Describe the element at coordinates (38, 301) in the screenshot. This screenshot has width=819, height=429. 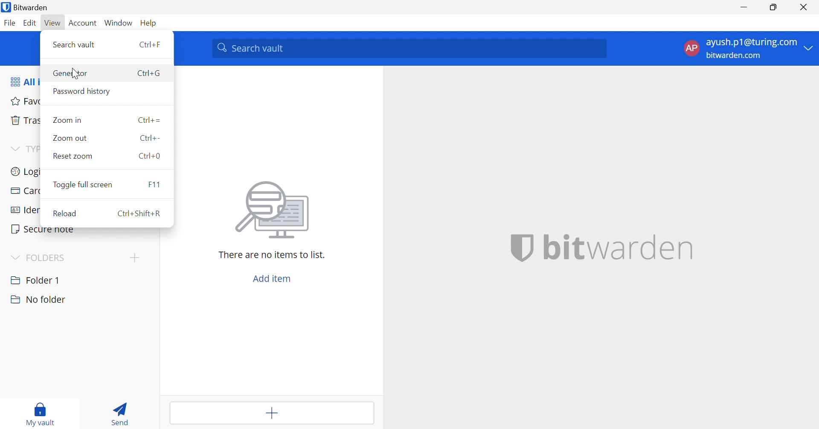
I see `No folder` at that location.